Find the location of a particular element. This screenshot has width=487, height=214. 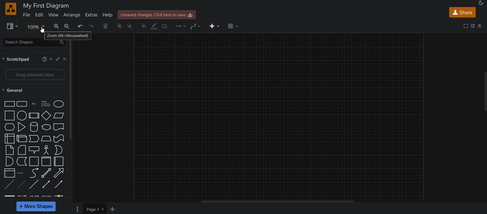

shapes is located at coordinates (34, 149).